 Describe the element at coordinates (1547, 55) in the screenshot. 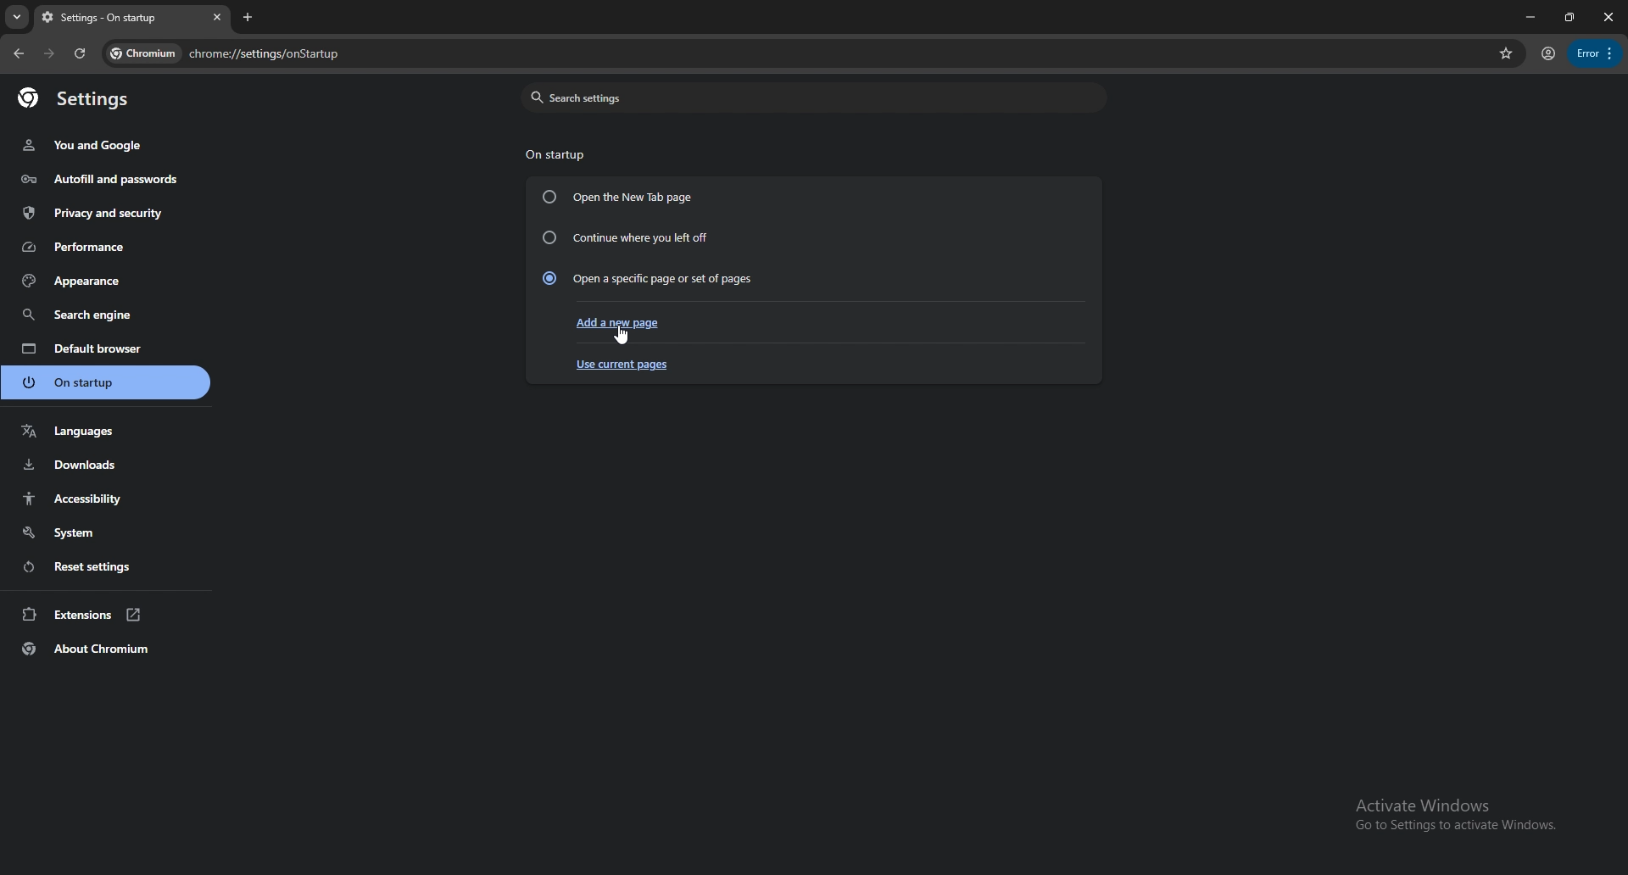

I see `profile` at that location.